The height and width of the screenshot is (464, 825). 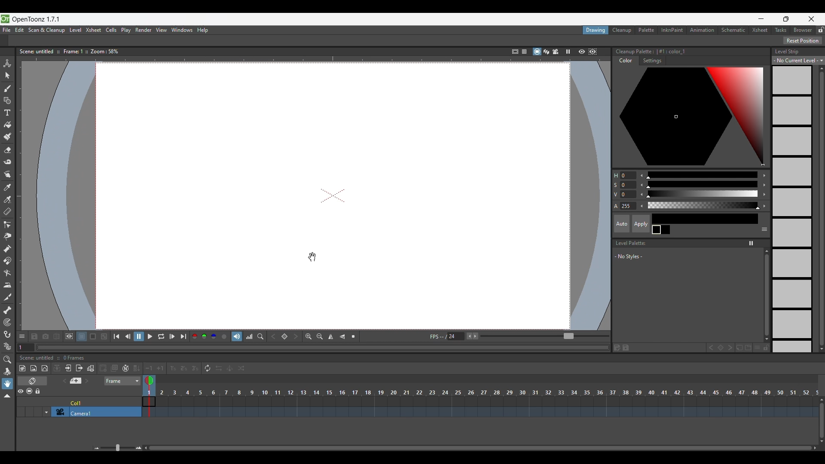 What do you see at coordinates (19, 391) in the screenshot?
I see `Preview visibility toggle all` at bounding box center [19, 391].